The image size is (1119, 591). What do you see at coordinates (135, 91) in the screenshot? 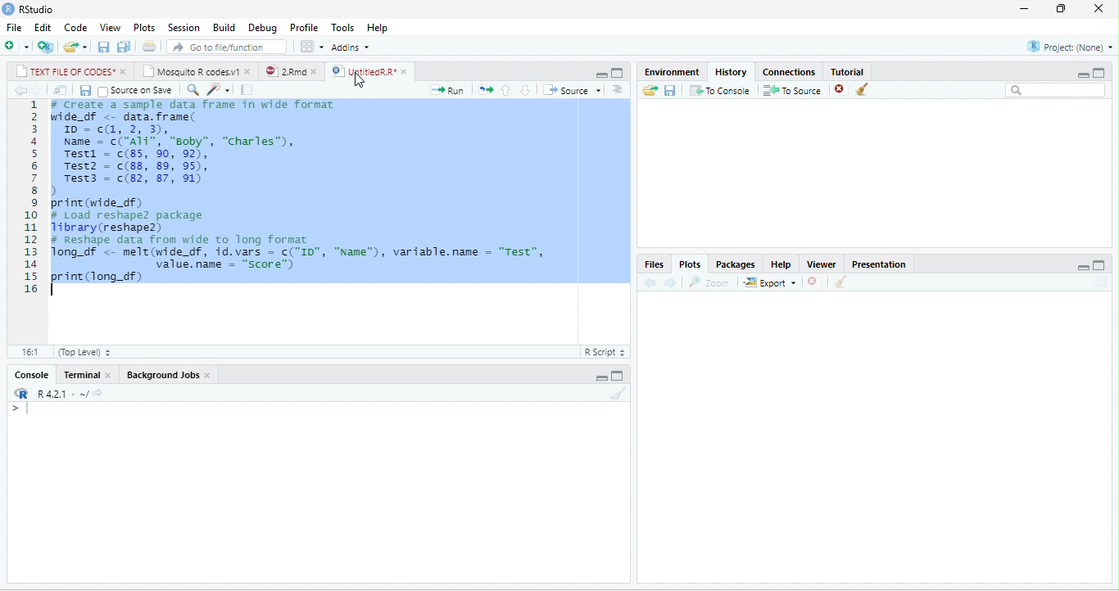
I see `Source on Save` at bounding box center [135, 91].